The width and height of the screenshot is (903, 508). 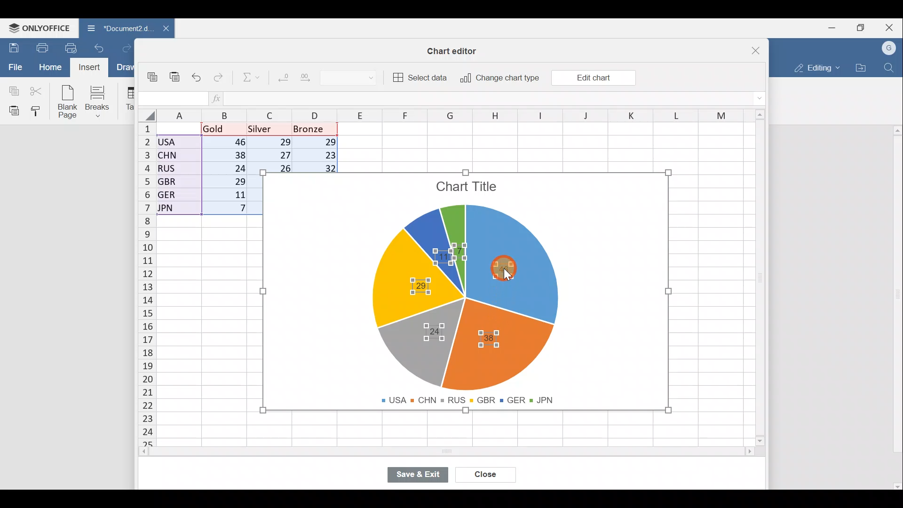 What do you see at coordinates (512, 271) in the screenshot?
I see `Cursor on chart label` at bounding box center [512, 271].